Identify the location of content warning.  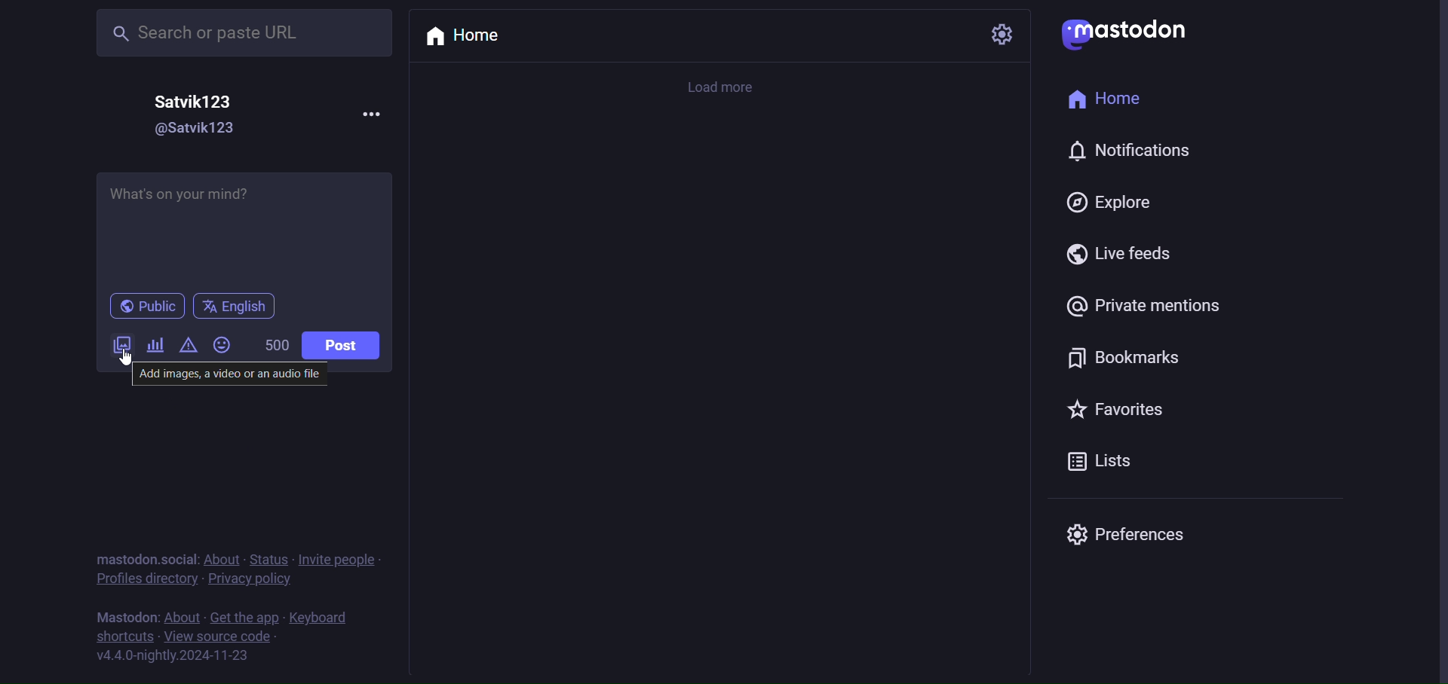
(187, 346).